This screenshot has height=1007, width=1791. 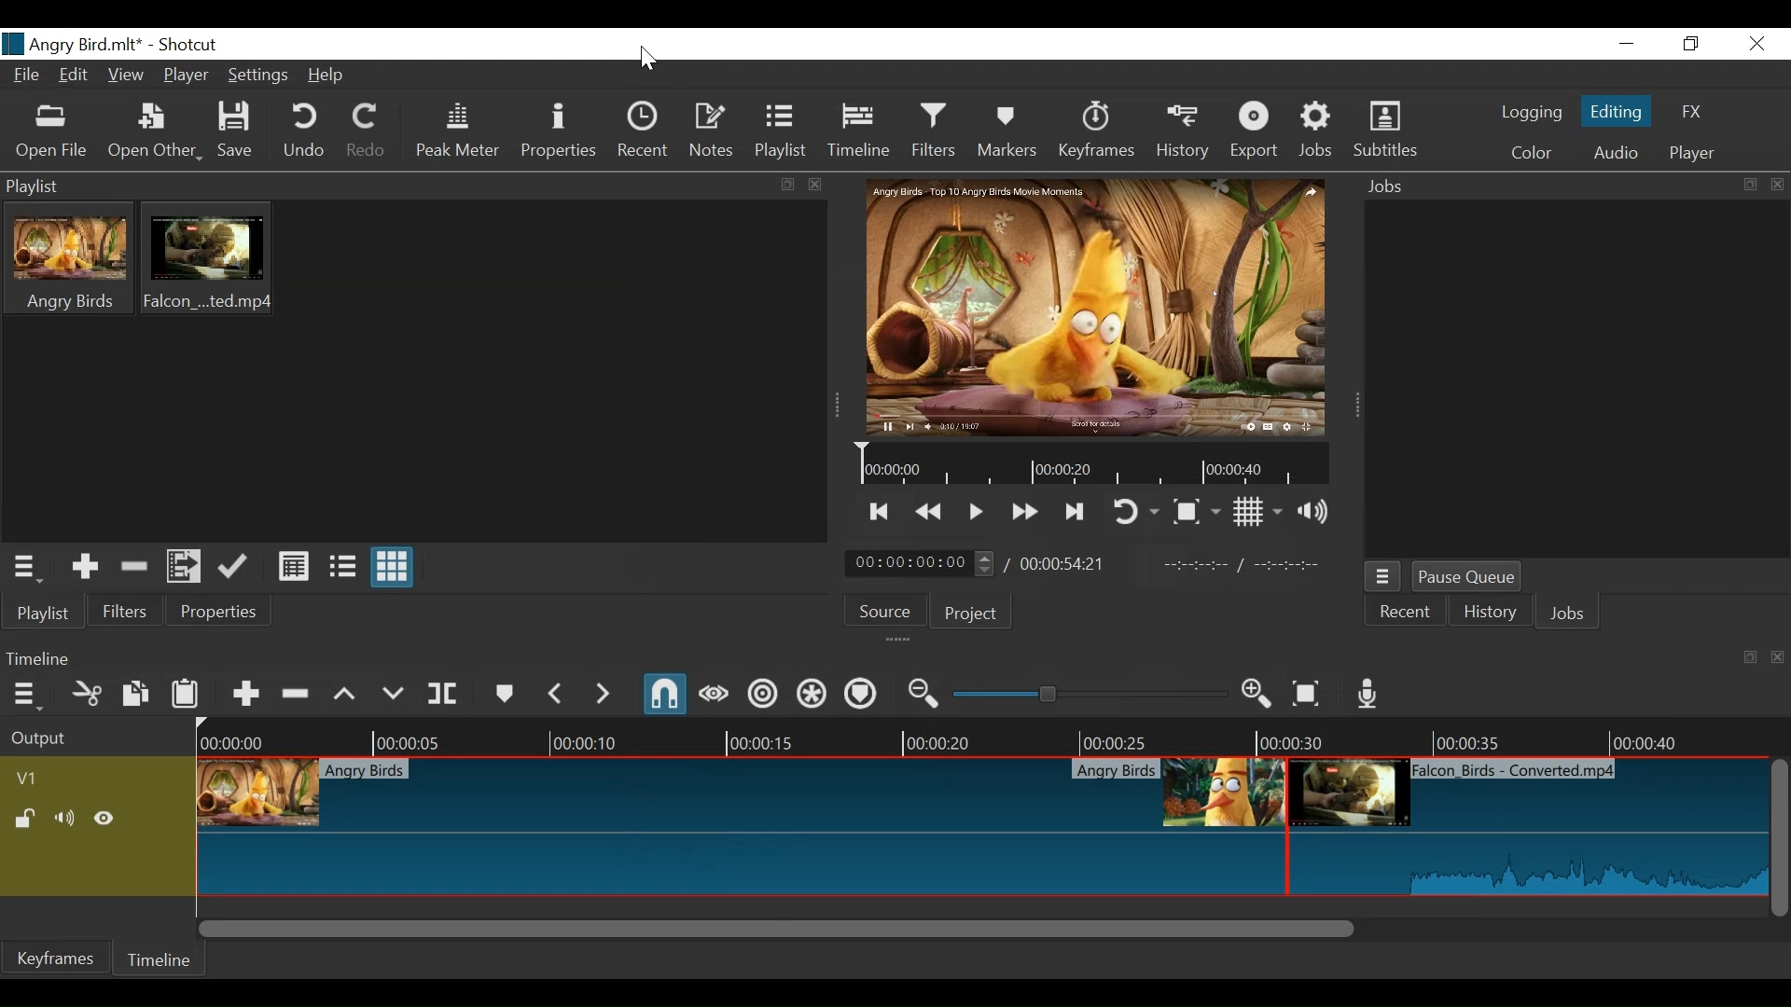 What do you see at coordinates (363, 131) in the screenshot?
I see `Redo` at bounding box center [363, 131].